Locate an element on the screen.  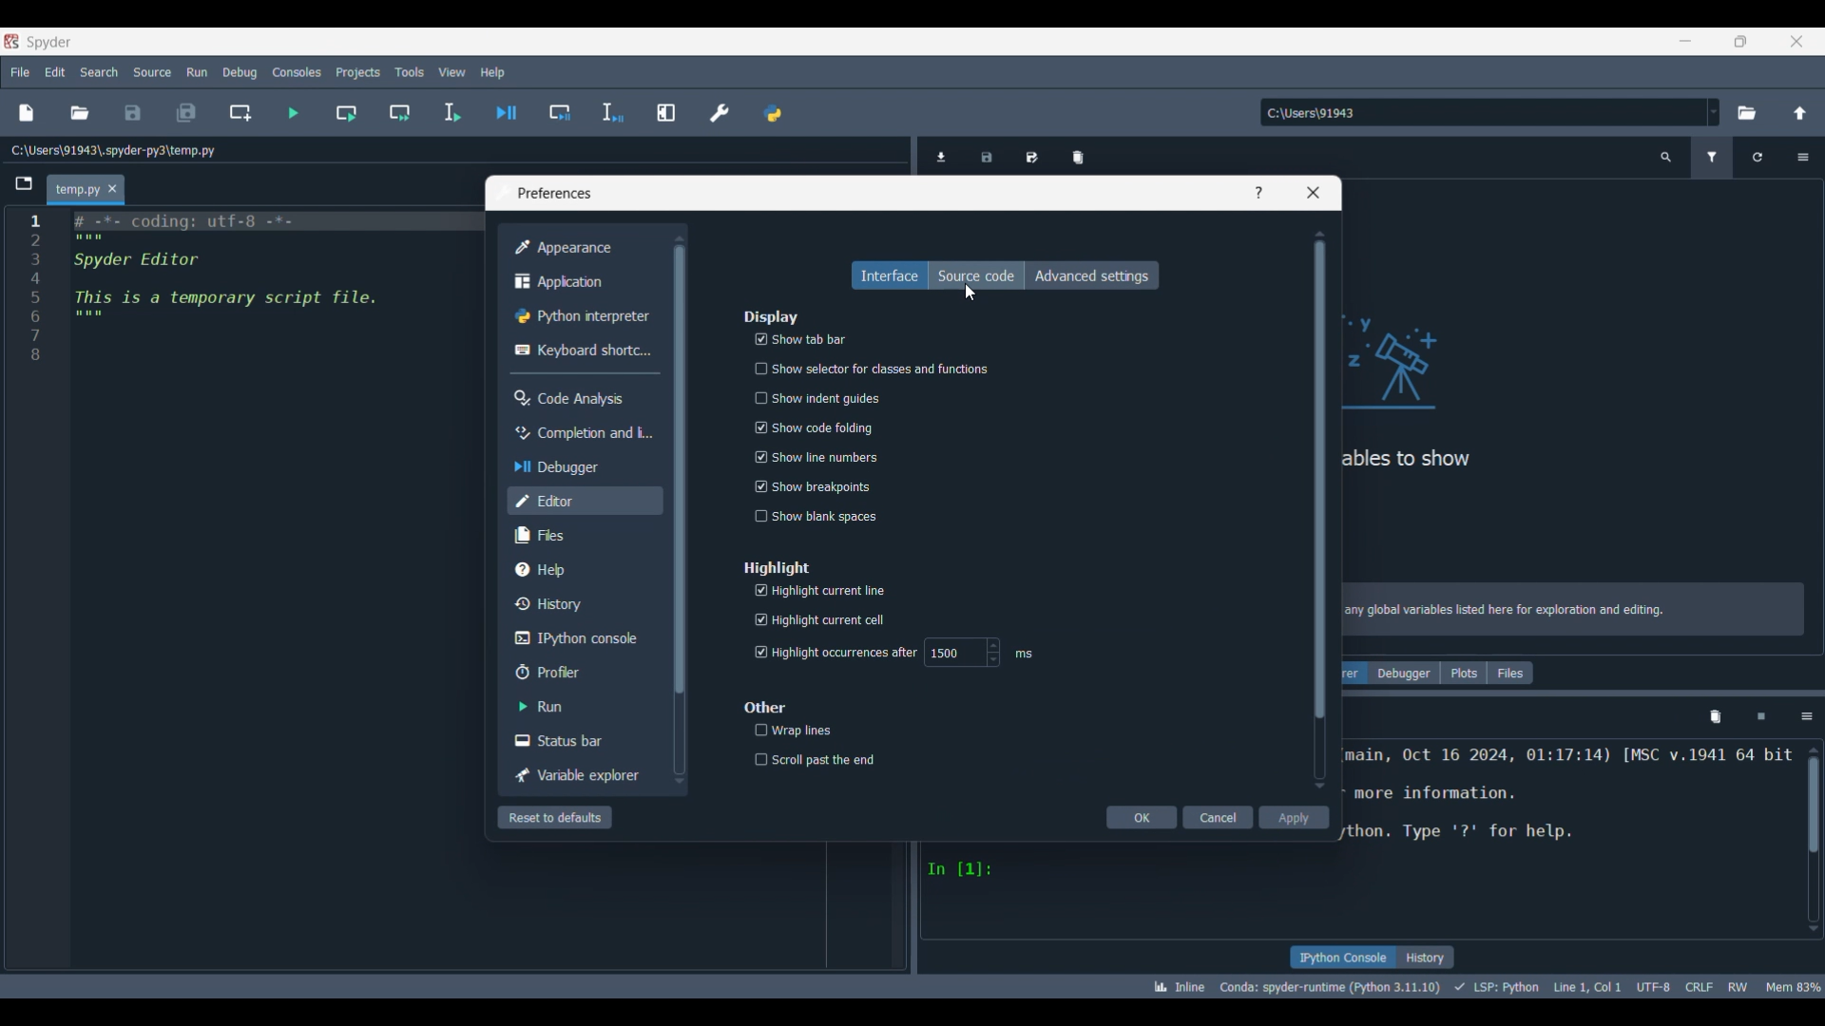
Filter variables is located at coordinates (1712, 158).